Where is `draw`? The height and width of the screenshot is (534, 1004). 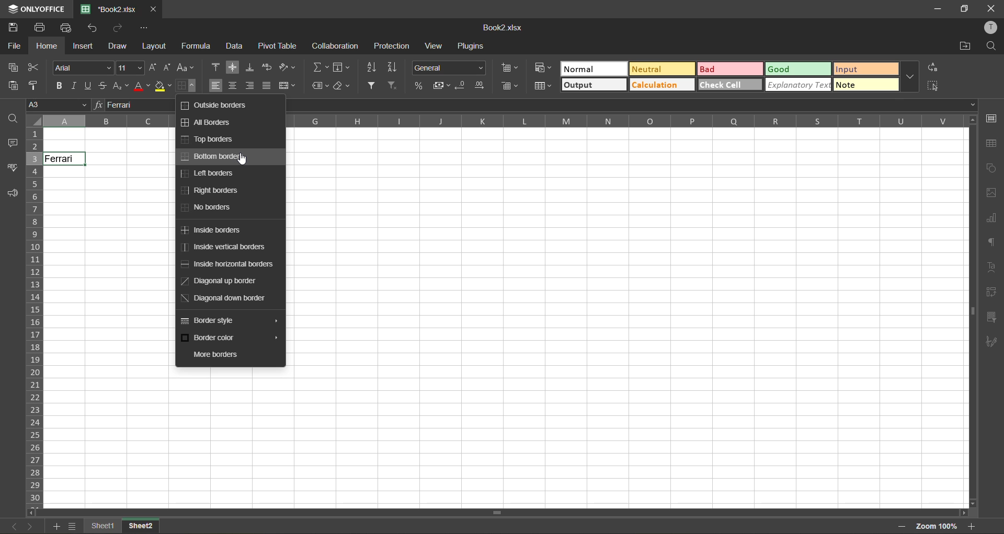
draw is located at coordinates (119, 45).